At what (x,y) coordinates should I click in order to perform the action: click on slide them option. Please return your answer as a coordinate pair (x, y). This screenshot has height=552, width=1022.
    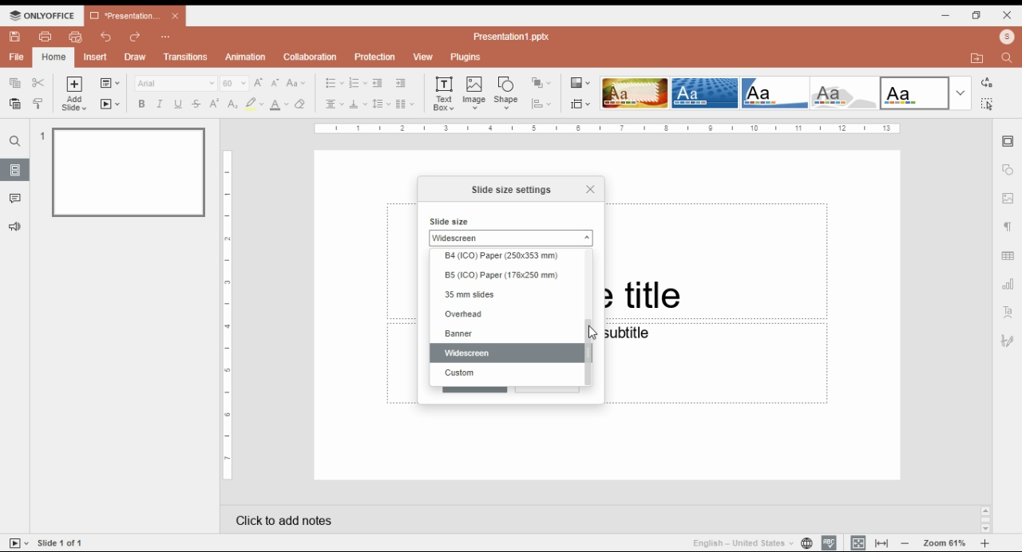
    Looking at the image, I should click on (915, 93).